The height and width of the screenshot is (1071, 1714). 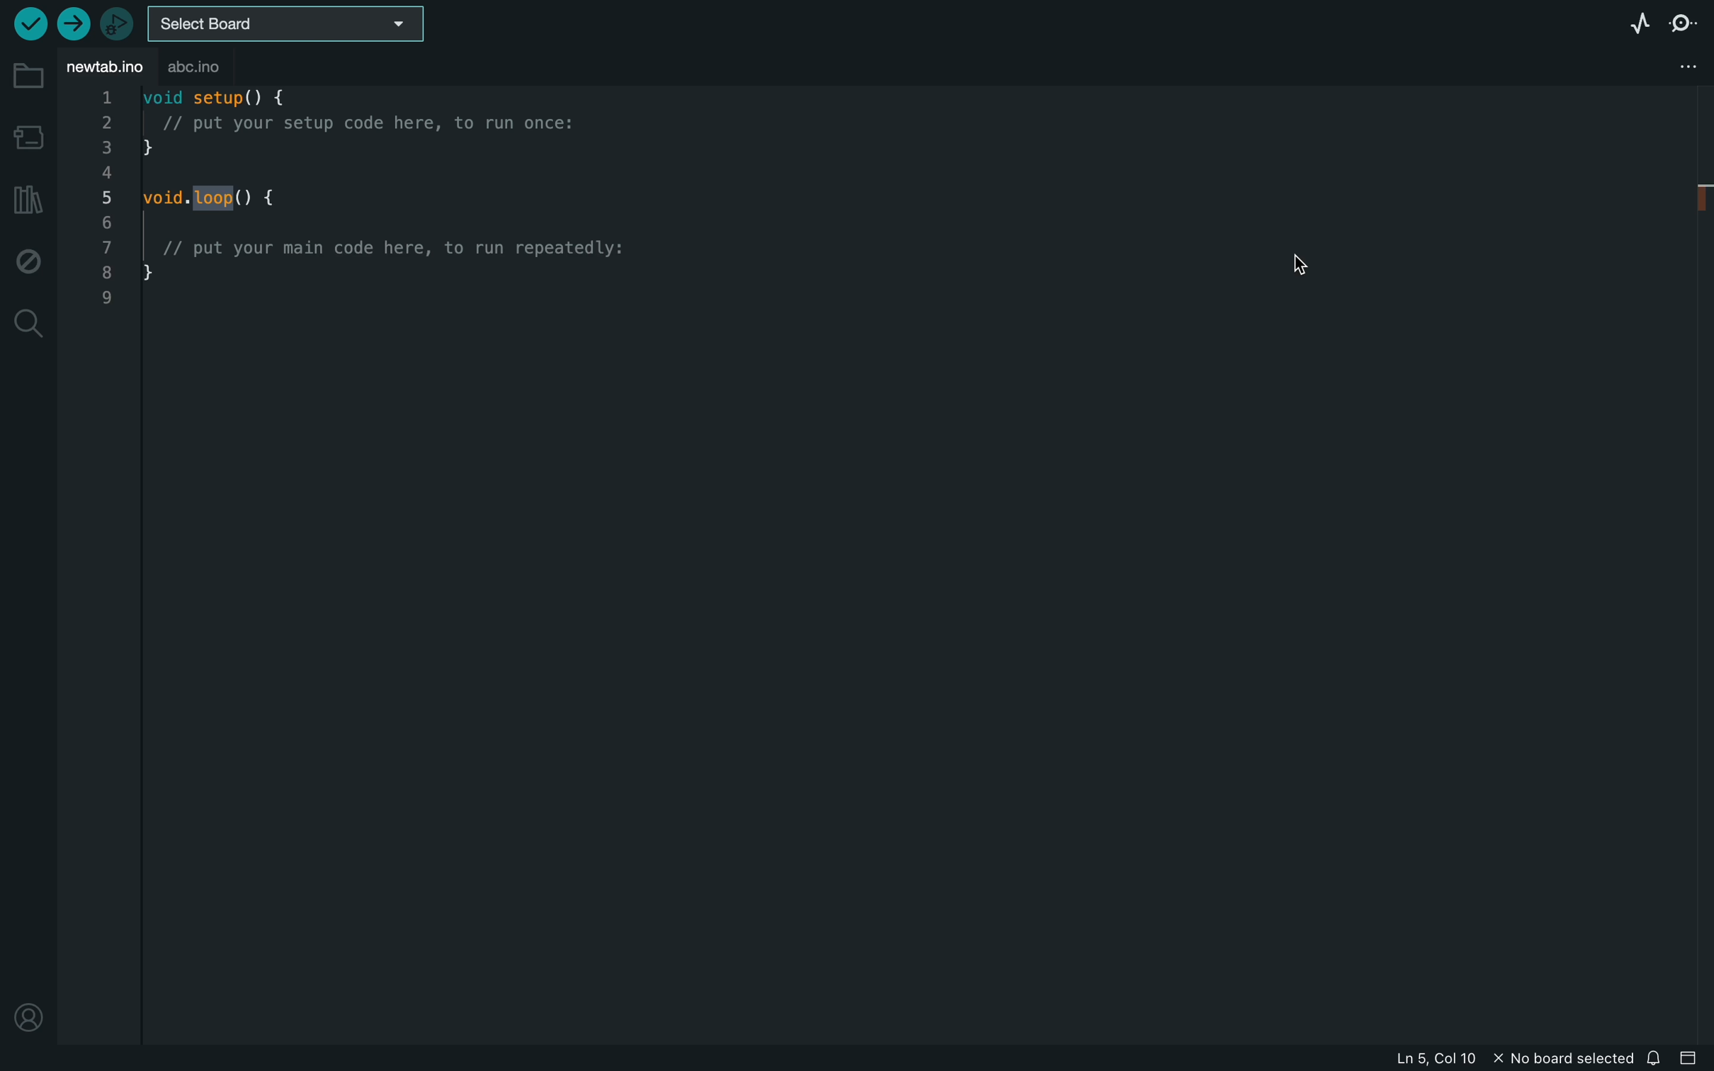 I want to click on abc, so click(x=227, y=67).